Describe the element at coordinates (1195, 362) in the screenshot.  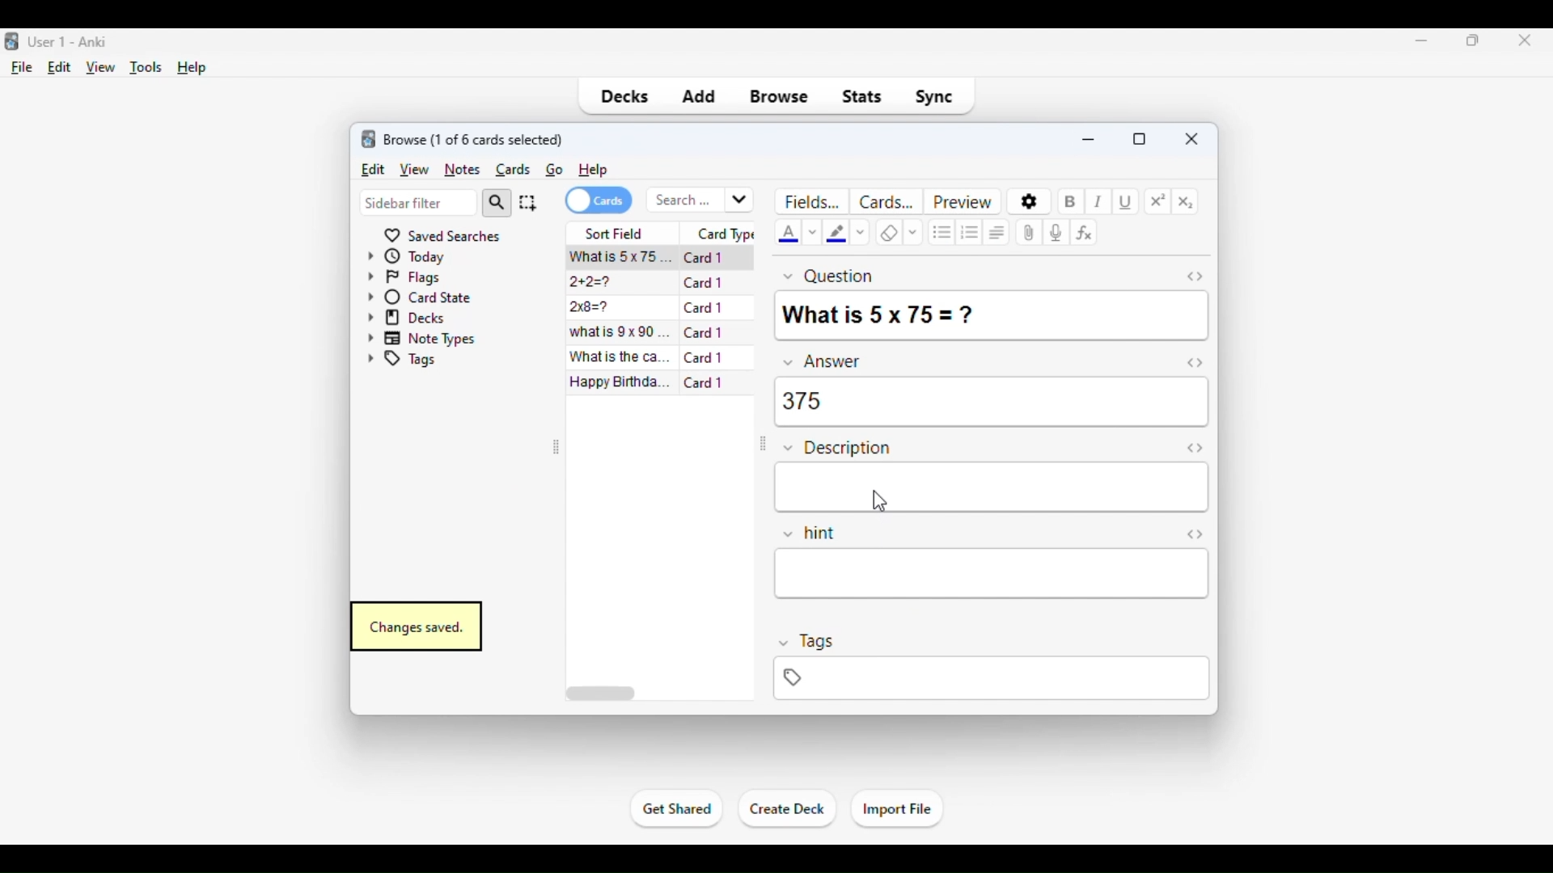
I see `toggle HTML editor` at that location.